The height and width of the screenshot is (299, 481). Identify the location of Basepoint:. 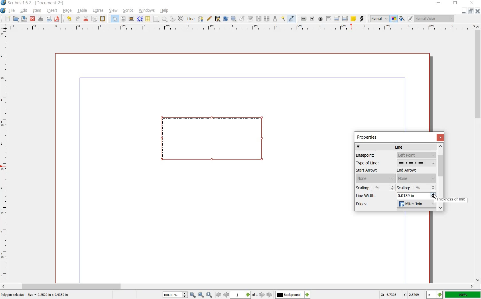
(373, 155).